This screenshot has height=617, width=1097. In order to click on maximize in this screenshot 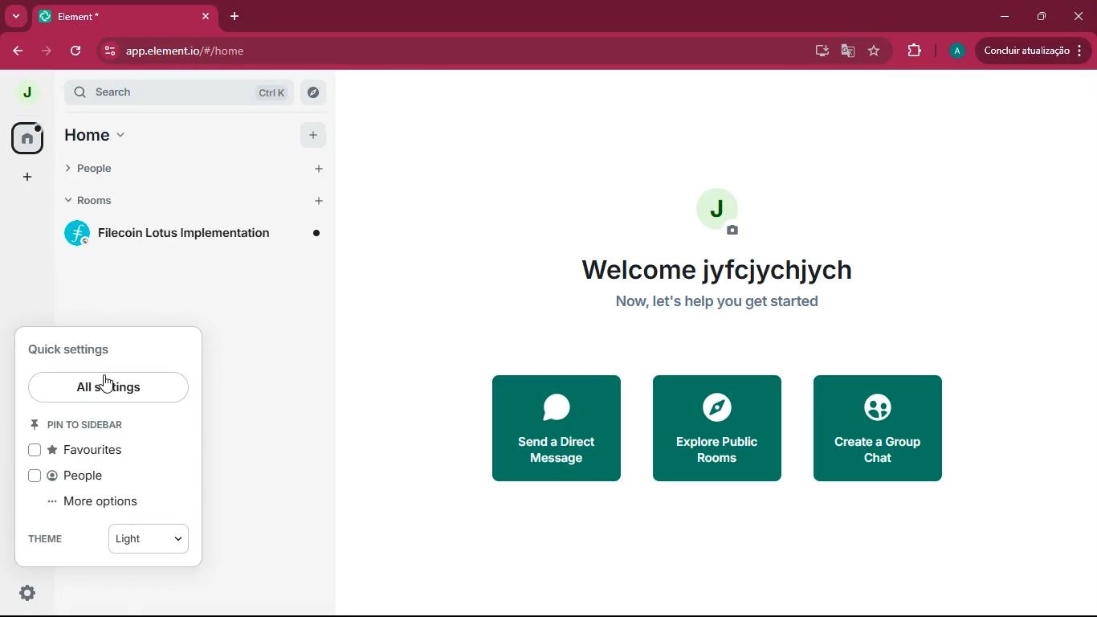, I will do `click(1040, 16)`.